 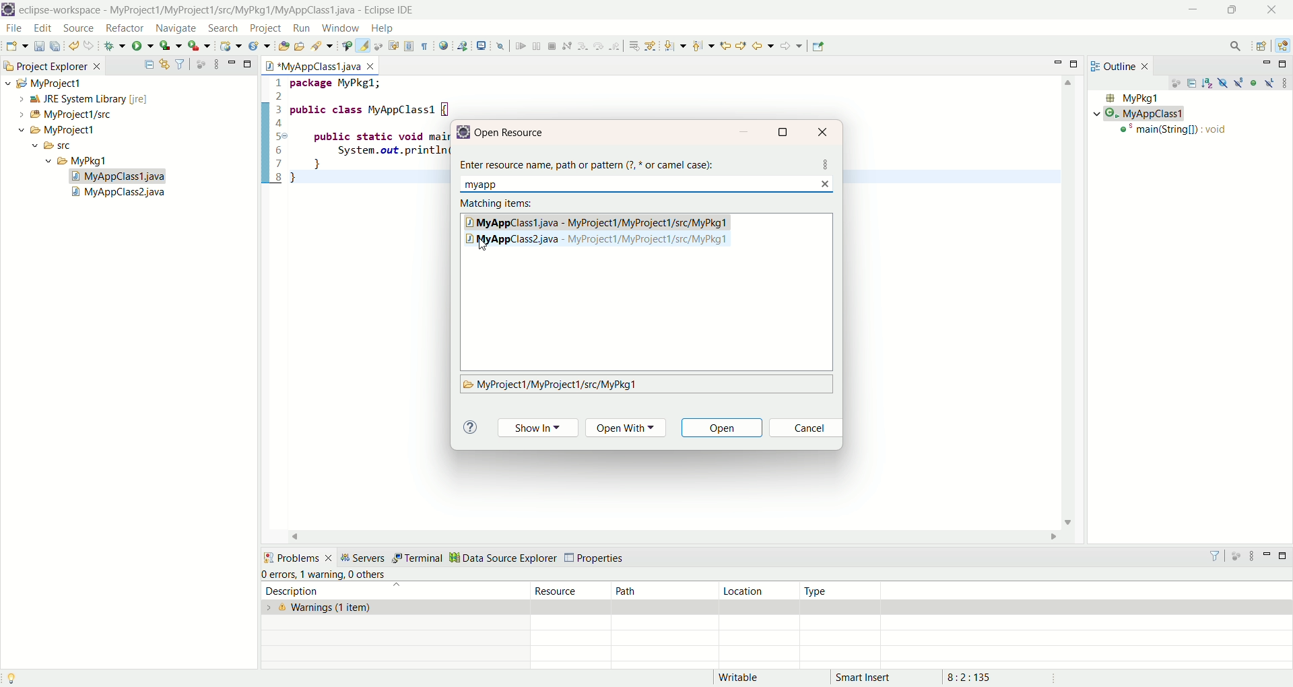 What do you see at coordinates (409, 47) in the screenshot?
I see `toggle block selection mode` at bounding box center [409, 47].